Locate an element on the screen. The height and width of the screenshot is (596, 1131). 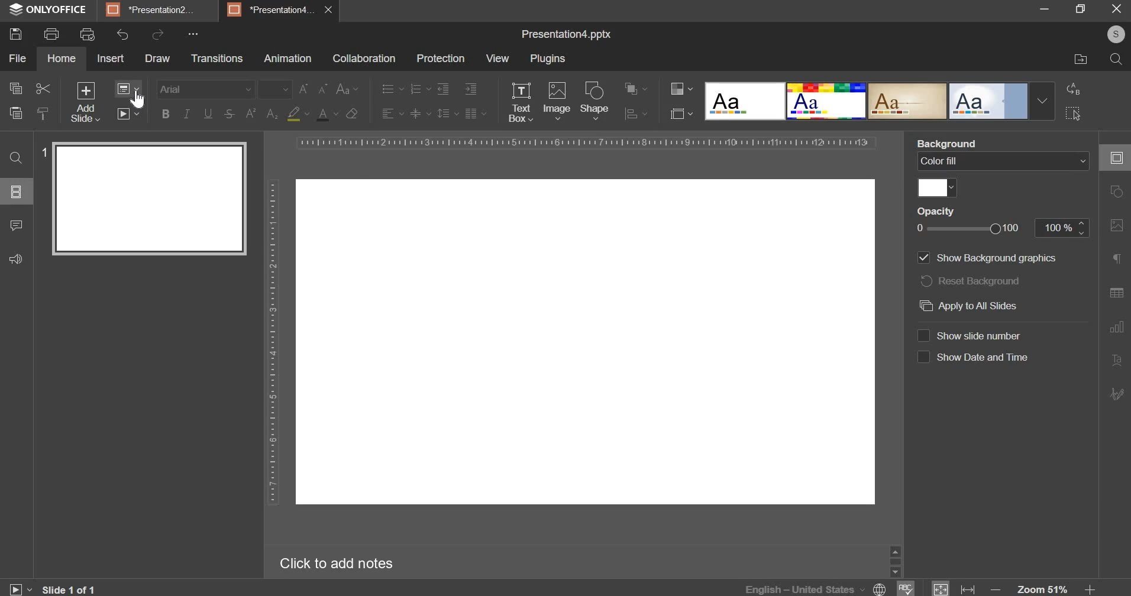
close presentation4 is located at coordinates (332, 9).